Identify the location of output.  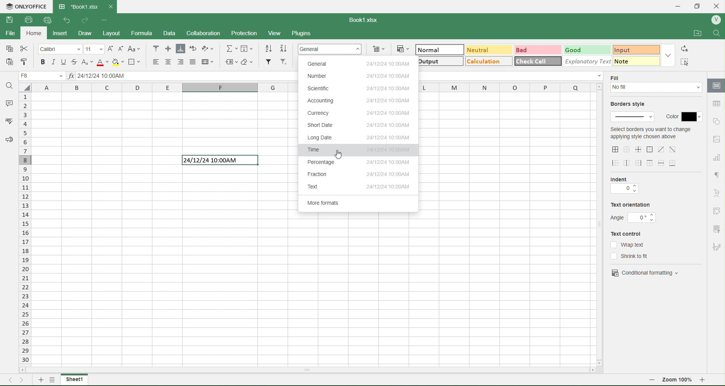
(432, 62).